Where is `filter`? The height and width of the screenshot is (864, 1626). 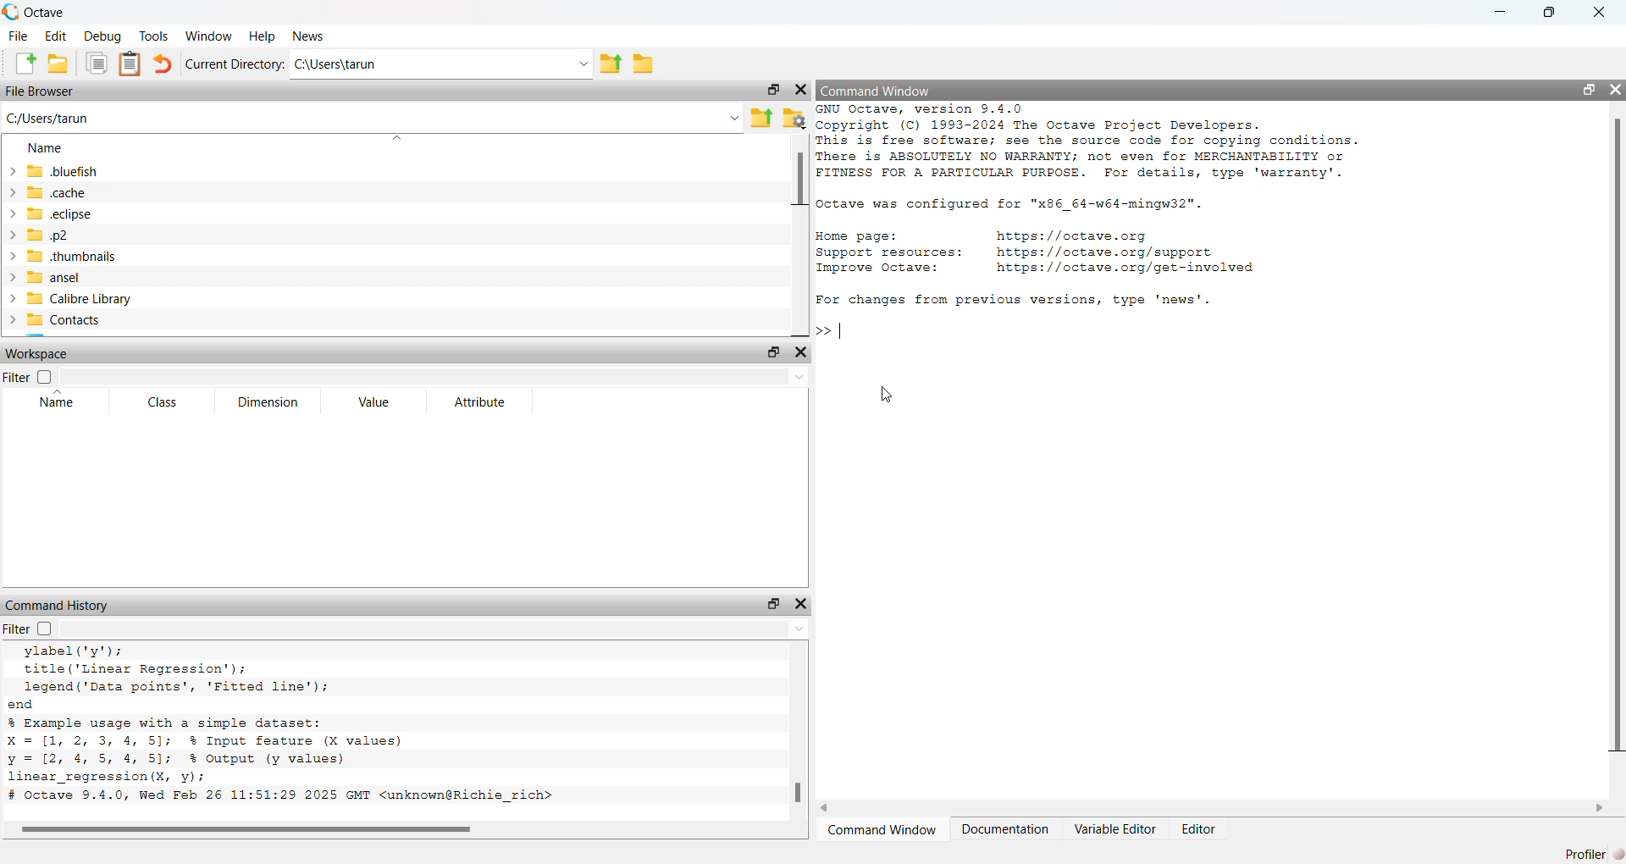 filter is located at coordinates (30, 630).